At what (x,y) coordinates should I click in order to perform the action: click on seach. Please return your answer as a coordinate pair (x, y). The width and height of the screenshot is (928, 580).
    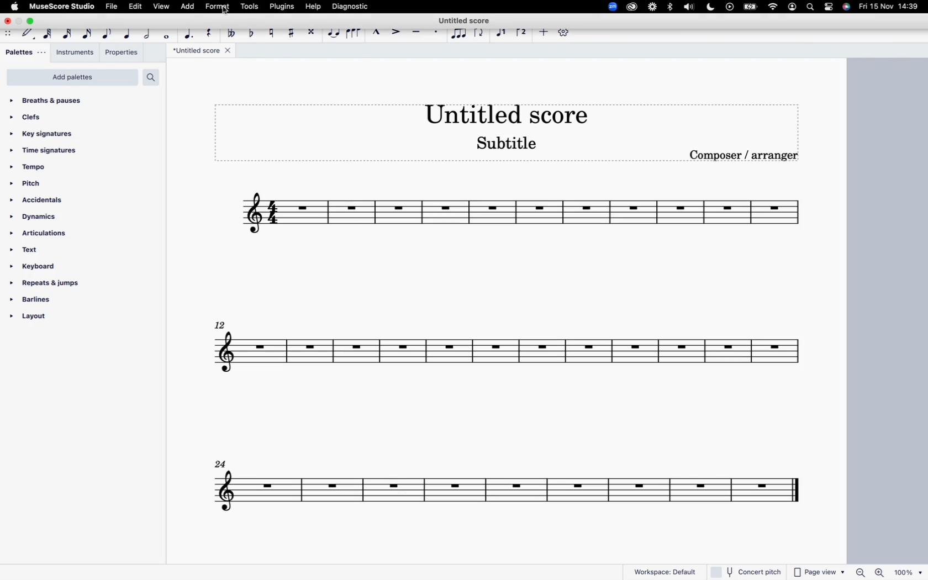
    Looking at the image, I should click on (809, 7).